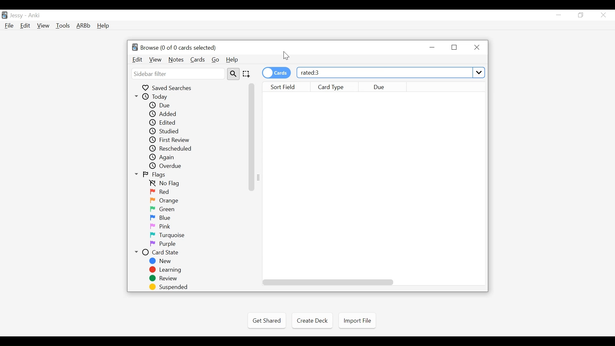 This screenshot has height=346, width=615. Describe the element at coordinates (155, 60) in the screenshot. I see `View` at that location.